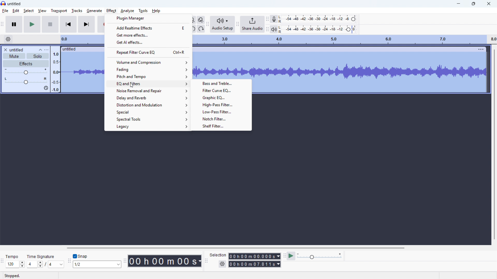 This screenshot has width=497, height=279. What do you see at coordinates (12, 257) in the screenshot?
I see `tempo` at bounding box center [12, 257].